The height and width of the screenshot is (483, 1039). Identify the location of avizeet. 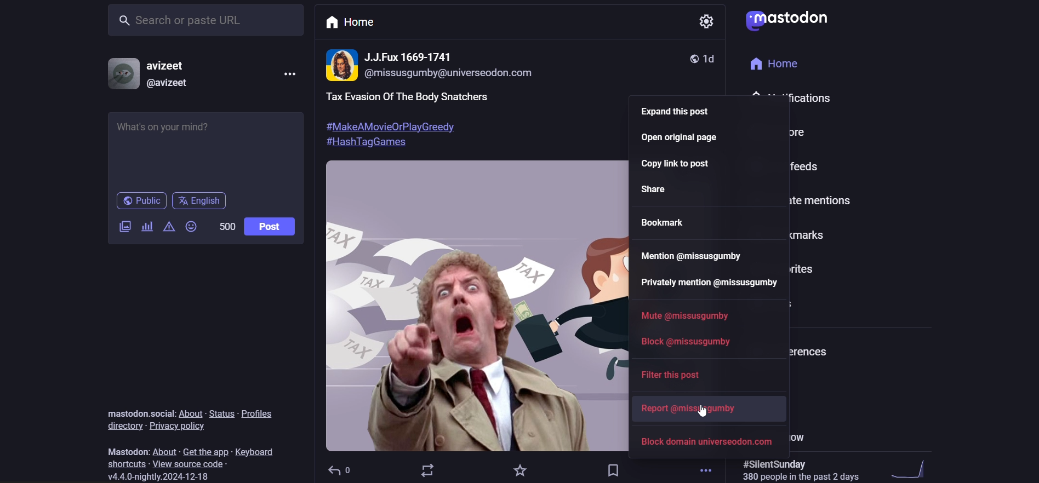
(168, 67).